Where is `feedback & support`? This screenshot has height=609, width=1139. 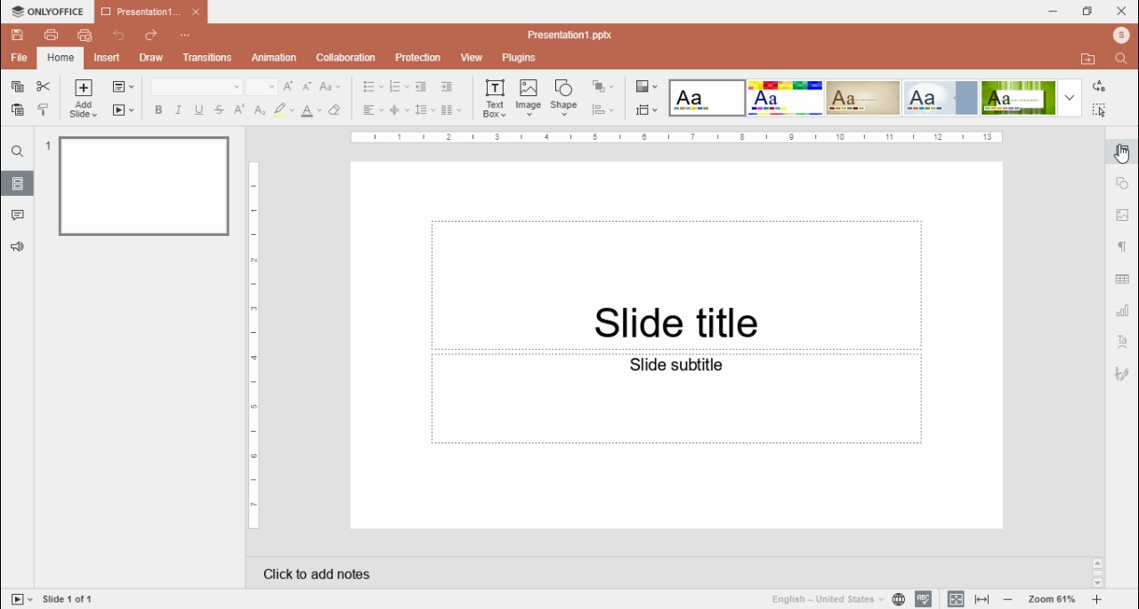
feedback & support is located at coordinates (15, 247).